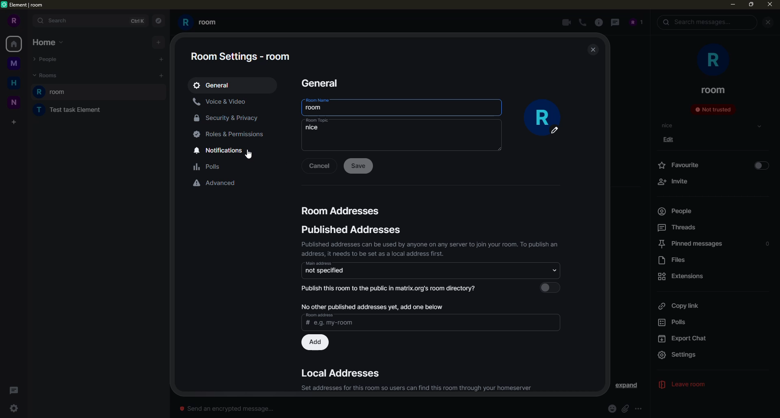  Describe the element at coordinates (546, 118) in the screenshot. I see `profile pic` at that location.